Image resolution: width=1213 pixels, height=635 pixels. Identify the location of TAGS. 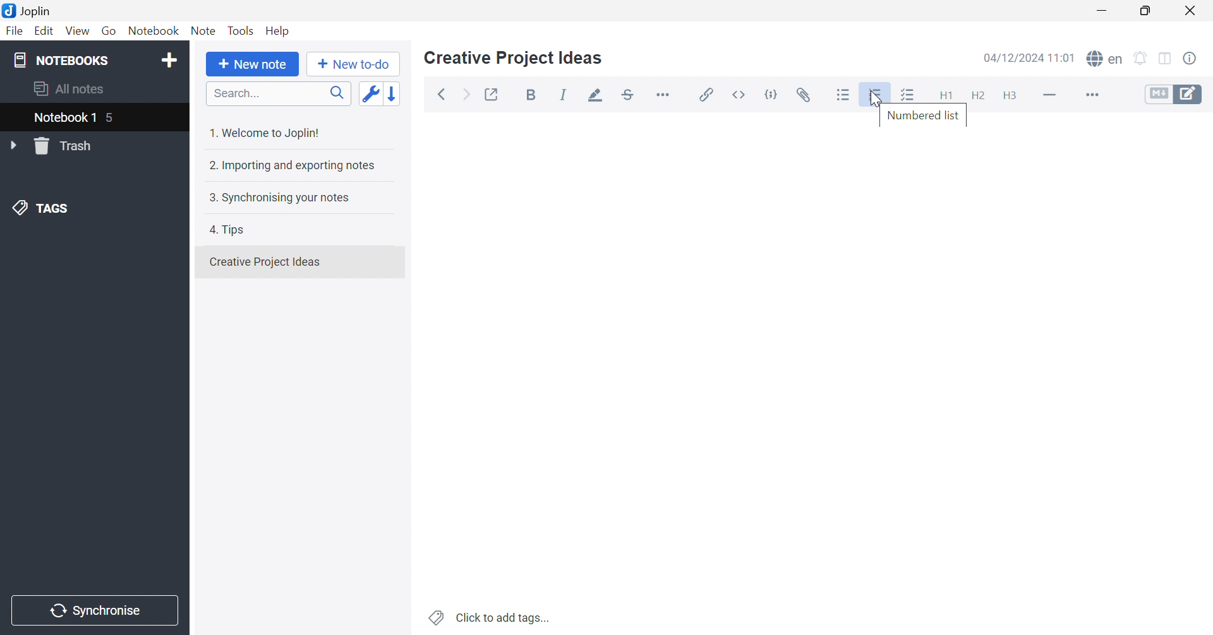
(41, 210).